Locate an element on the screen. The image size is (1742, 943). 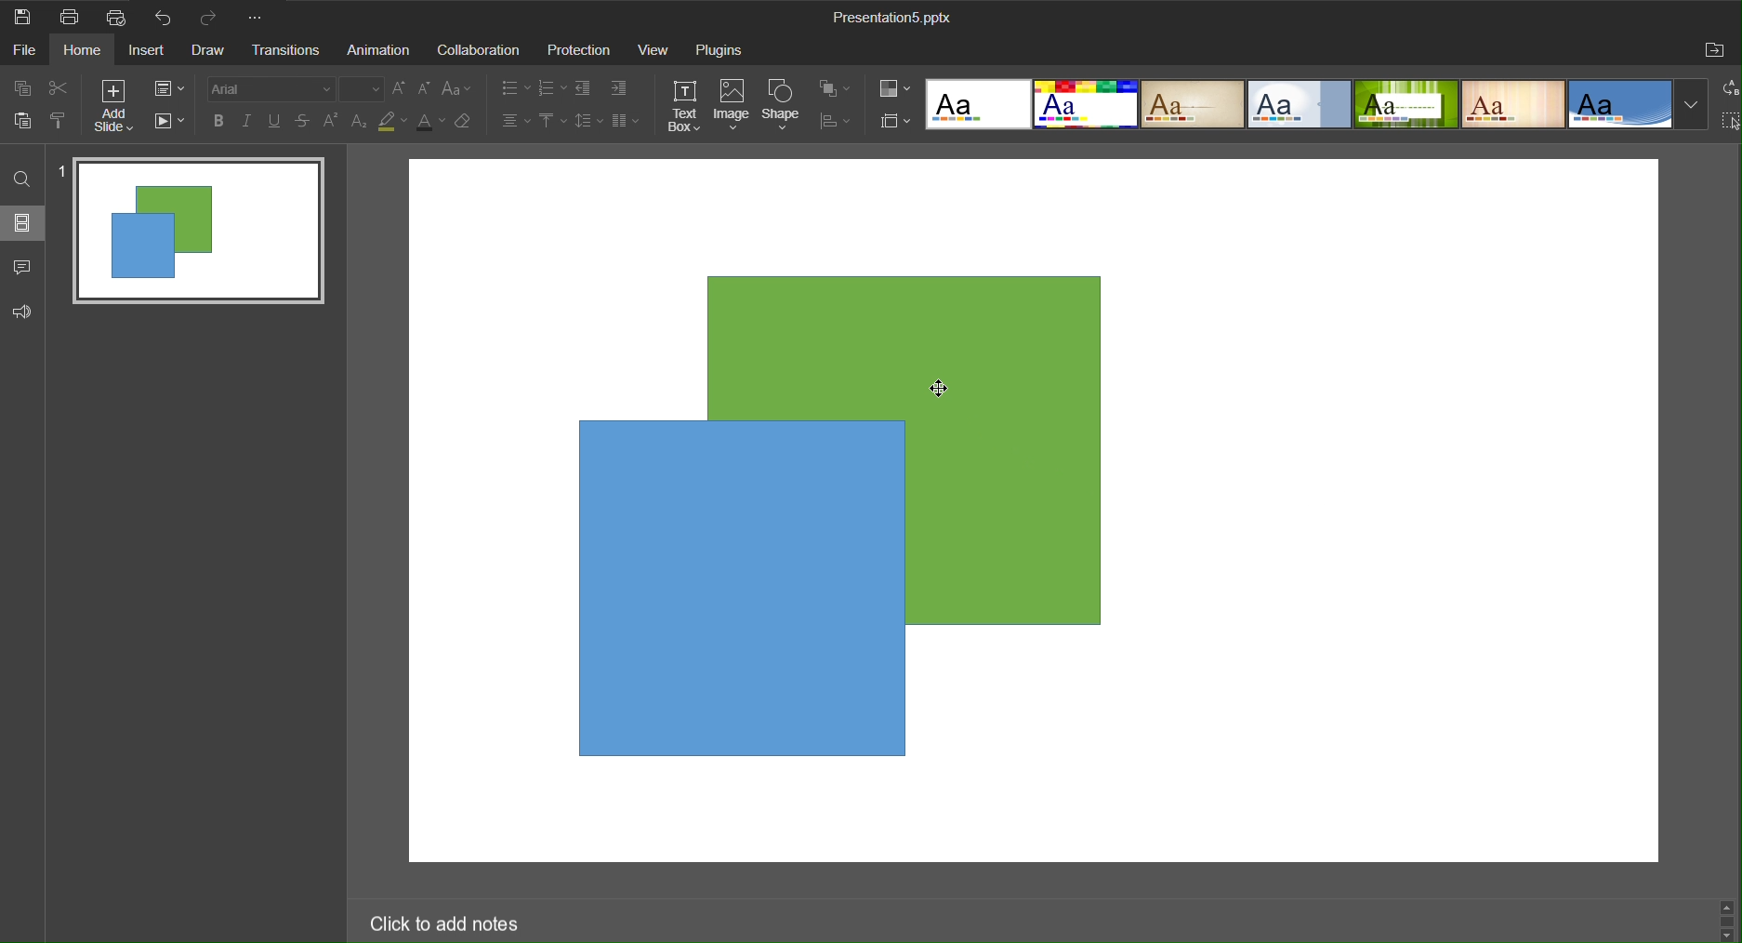
Text Case Settings is located at coordinates (462, 90).